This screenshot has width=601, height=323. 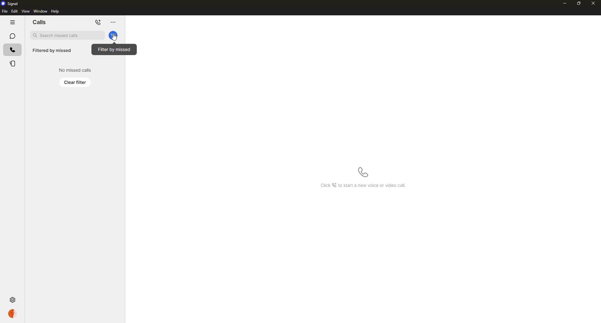 What do you see at coordinates (76, 82) in the screenshot?
I see `clear filter` at bounding box center [76, 82].